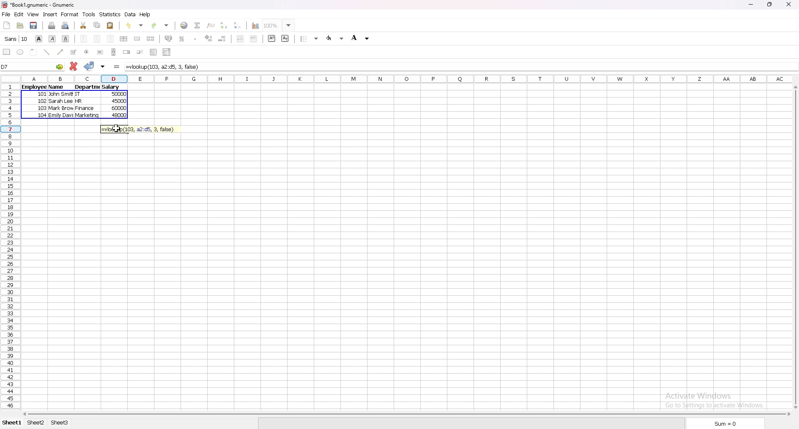 Image resolution: width=799 pixels, height=429 pixels. What do you see at coordinates (32, 87) in the screenshot?
I see `employee` at bounding box center [32, 87].